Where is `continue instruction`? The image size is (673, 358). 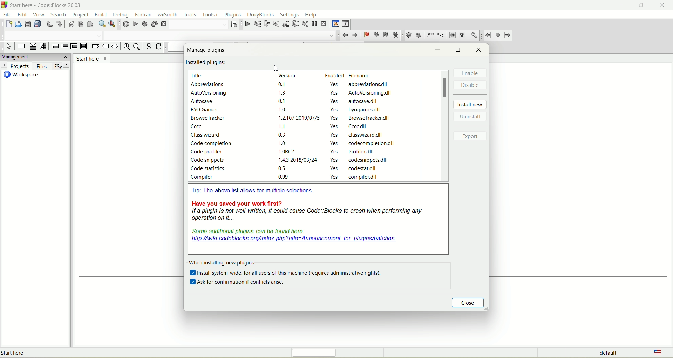
continue instruction is located at coordinates (105, 47).